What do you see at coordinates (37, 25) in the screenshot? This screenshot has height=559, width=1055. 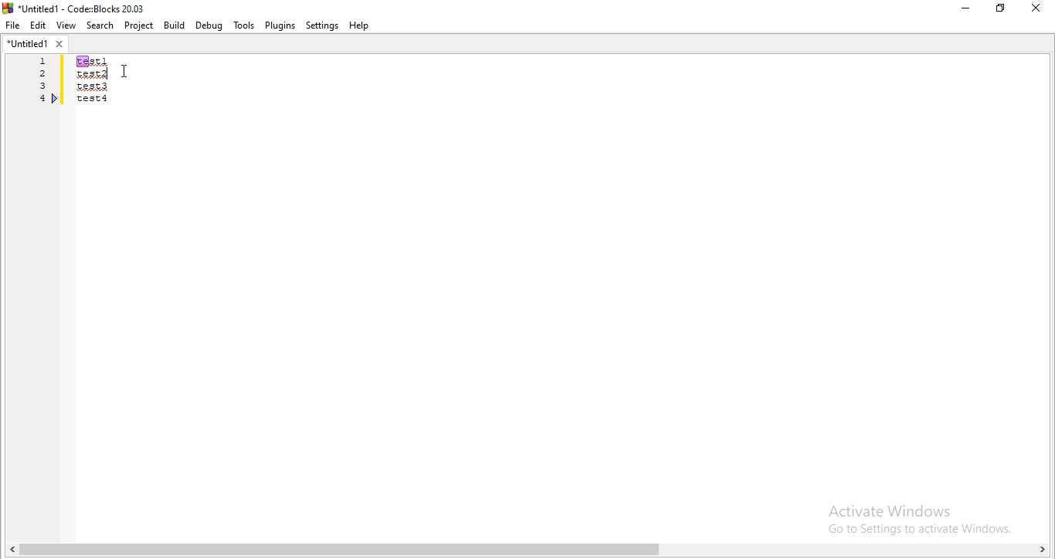 I see `Edit ` at bounding box center [37, 25].